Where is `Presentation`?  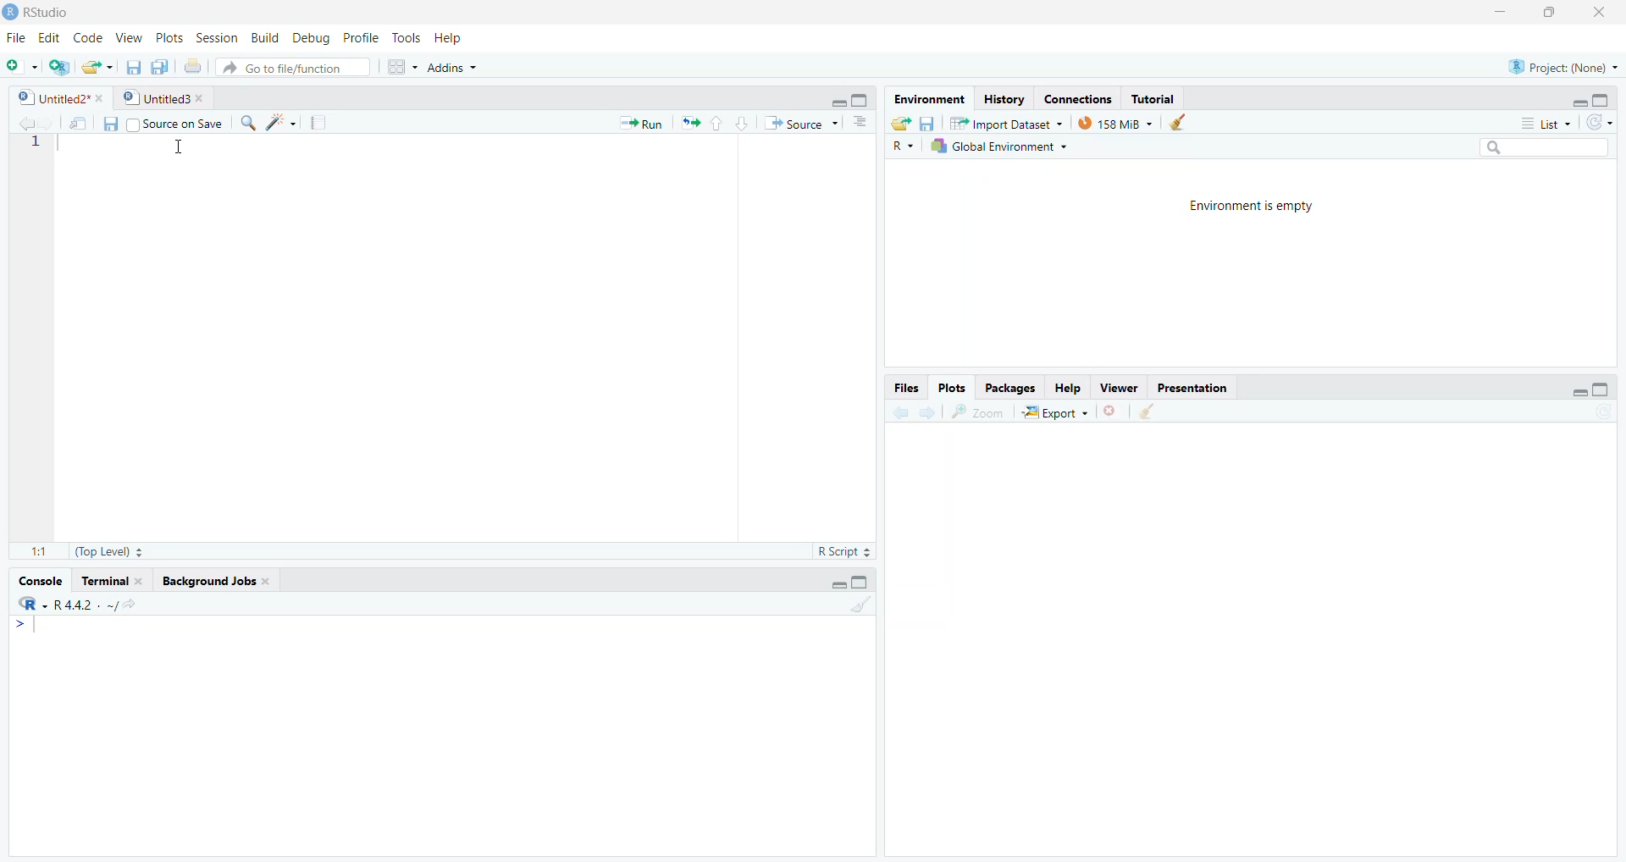 Presentation is located at coordinates (1193, 388).